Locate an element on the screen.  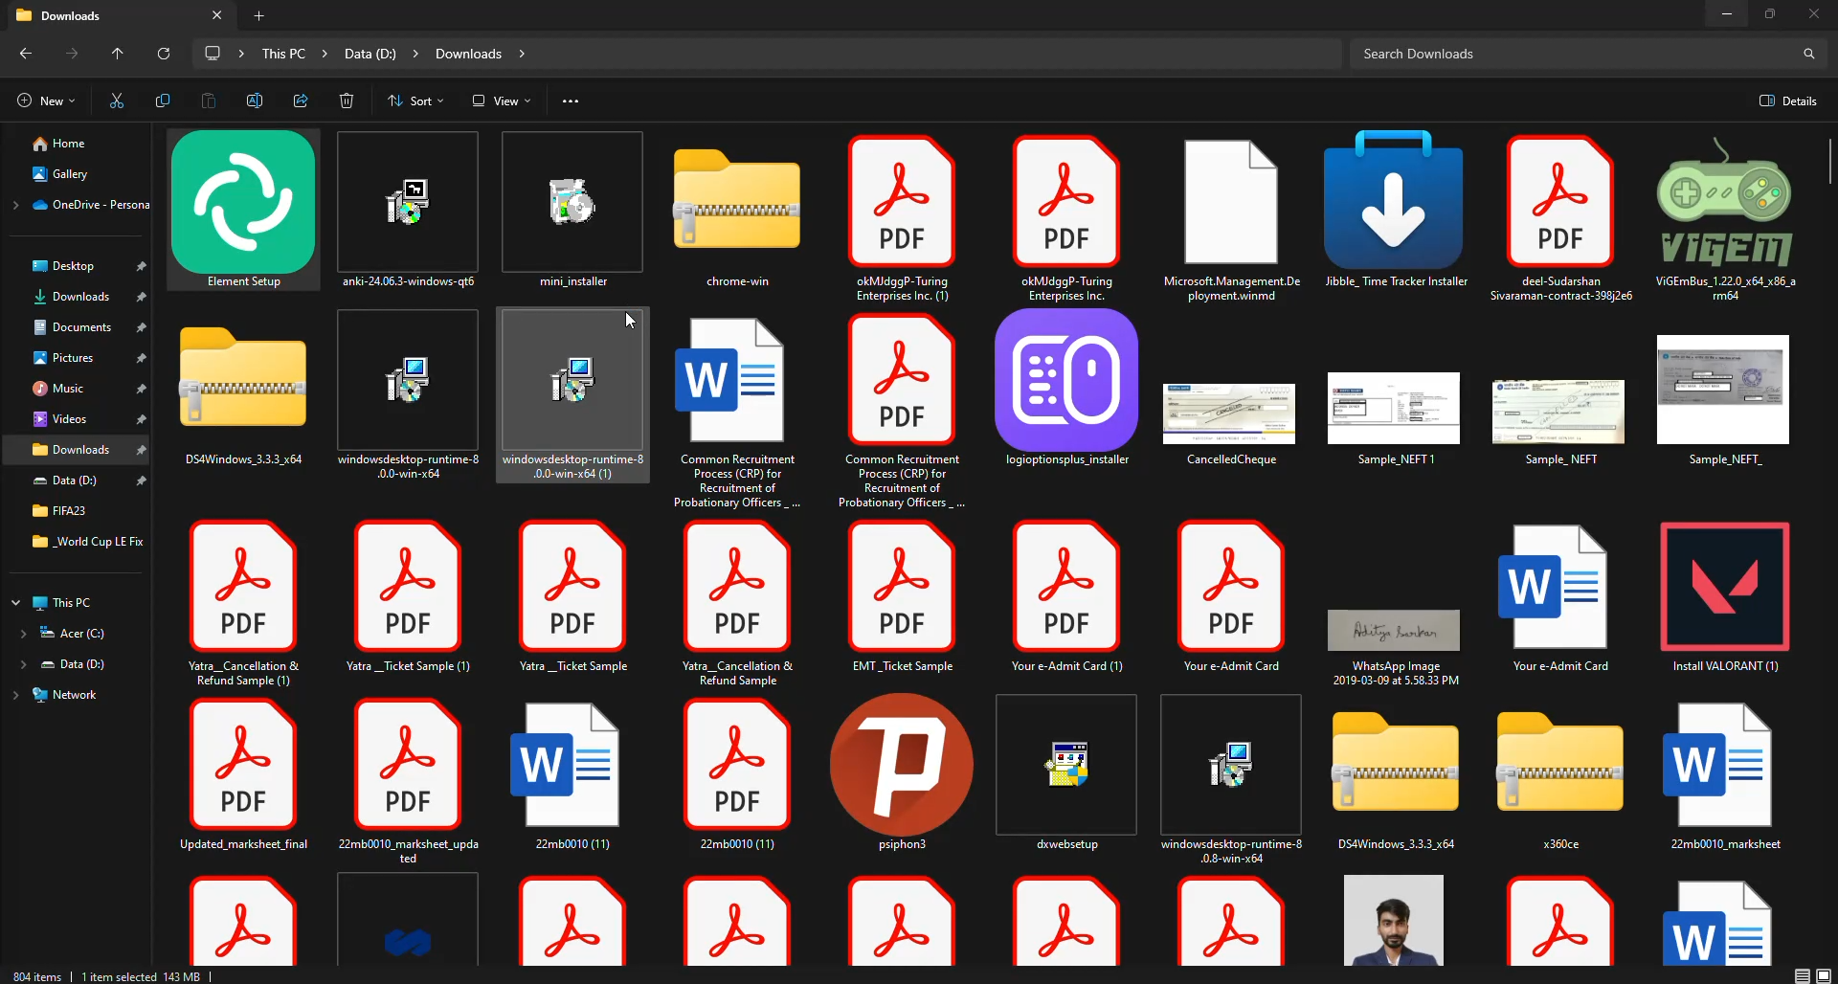
file path is located at coordinates (370, 54).